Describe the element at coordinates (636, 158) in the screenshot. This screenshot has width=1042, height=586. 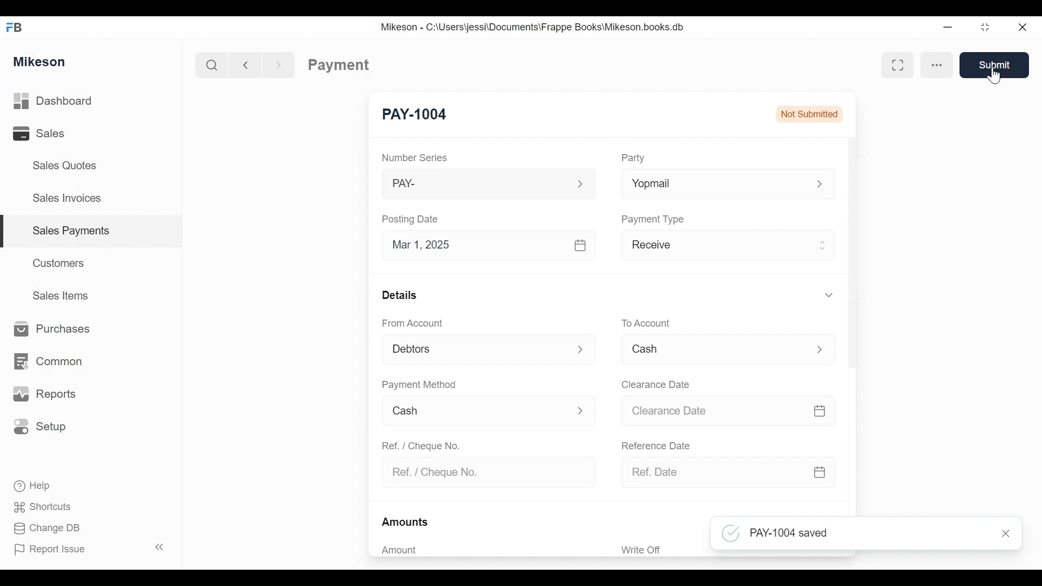
I see `Party` at that location.